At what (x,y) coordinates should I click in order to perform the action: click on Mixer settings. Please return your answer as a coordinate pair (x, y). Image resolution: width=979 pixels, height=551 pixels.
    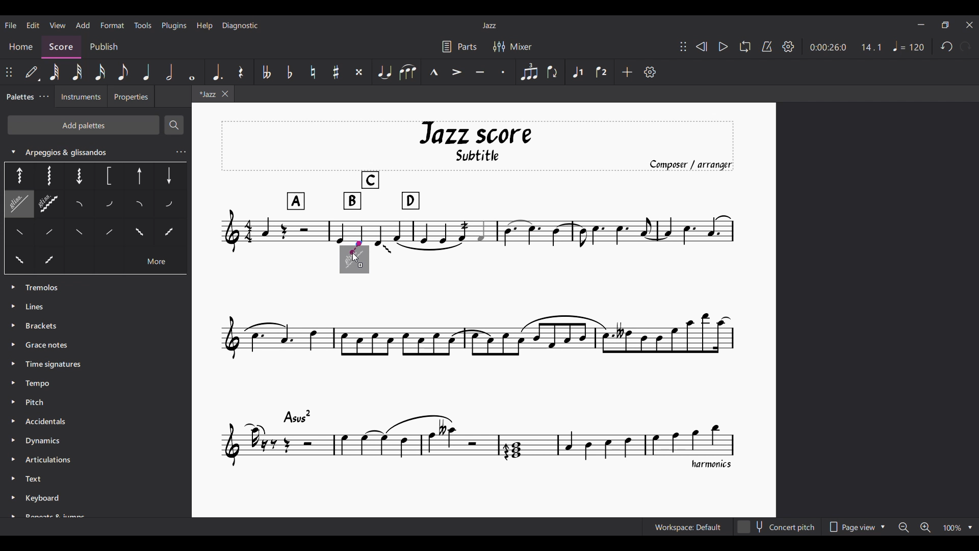
    Looking at the image, I should click on (512, 46).